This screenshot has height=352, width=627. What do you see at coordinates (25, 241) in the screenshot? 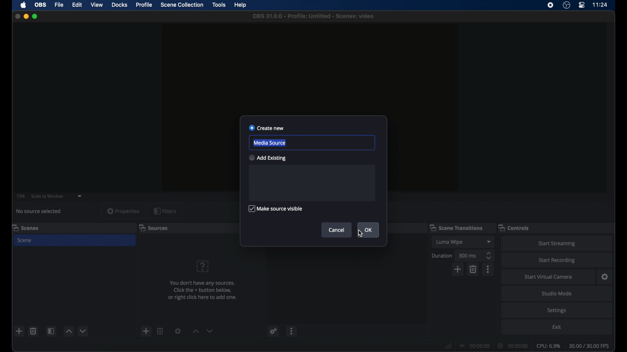
I see `scene` at bounding box center [25, 241].